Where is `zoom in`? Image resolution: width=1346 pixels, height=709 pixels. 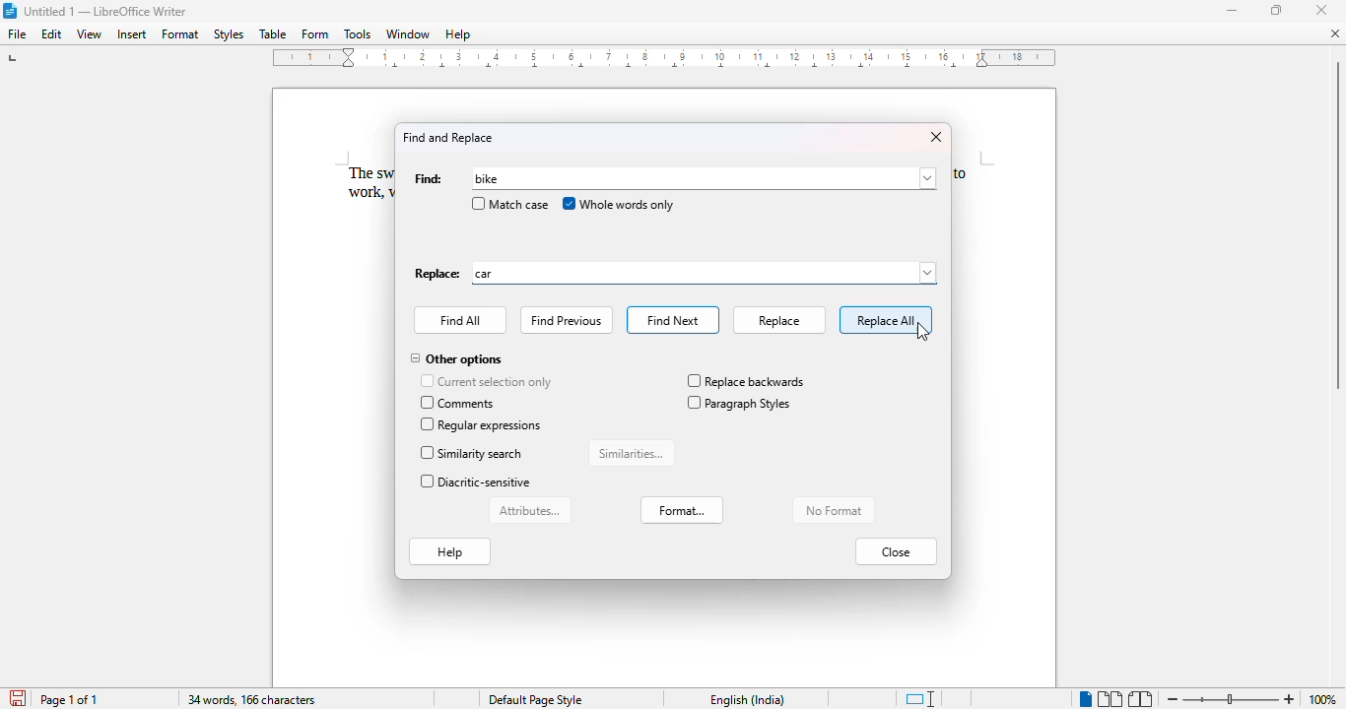 zoom in is located at coordinates (1290, 698).